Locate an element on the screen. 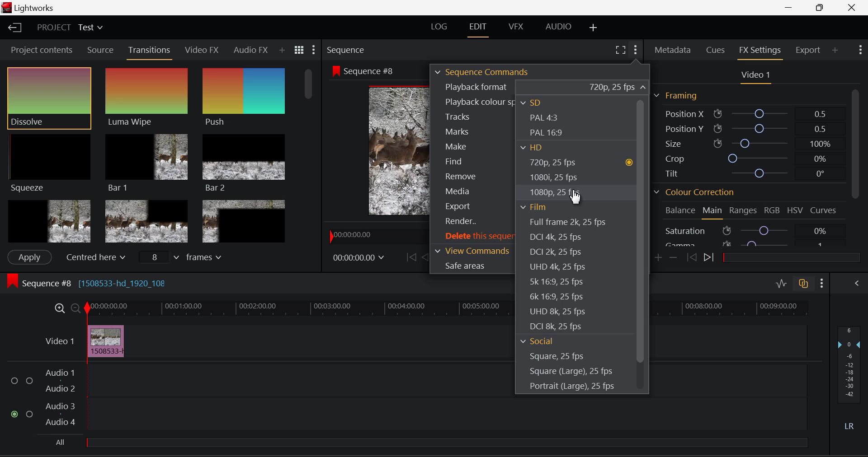  DCI 4k is located at coordinates (563, 238).